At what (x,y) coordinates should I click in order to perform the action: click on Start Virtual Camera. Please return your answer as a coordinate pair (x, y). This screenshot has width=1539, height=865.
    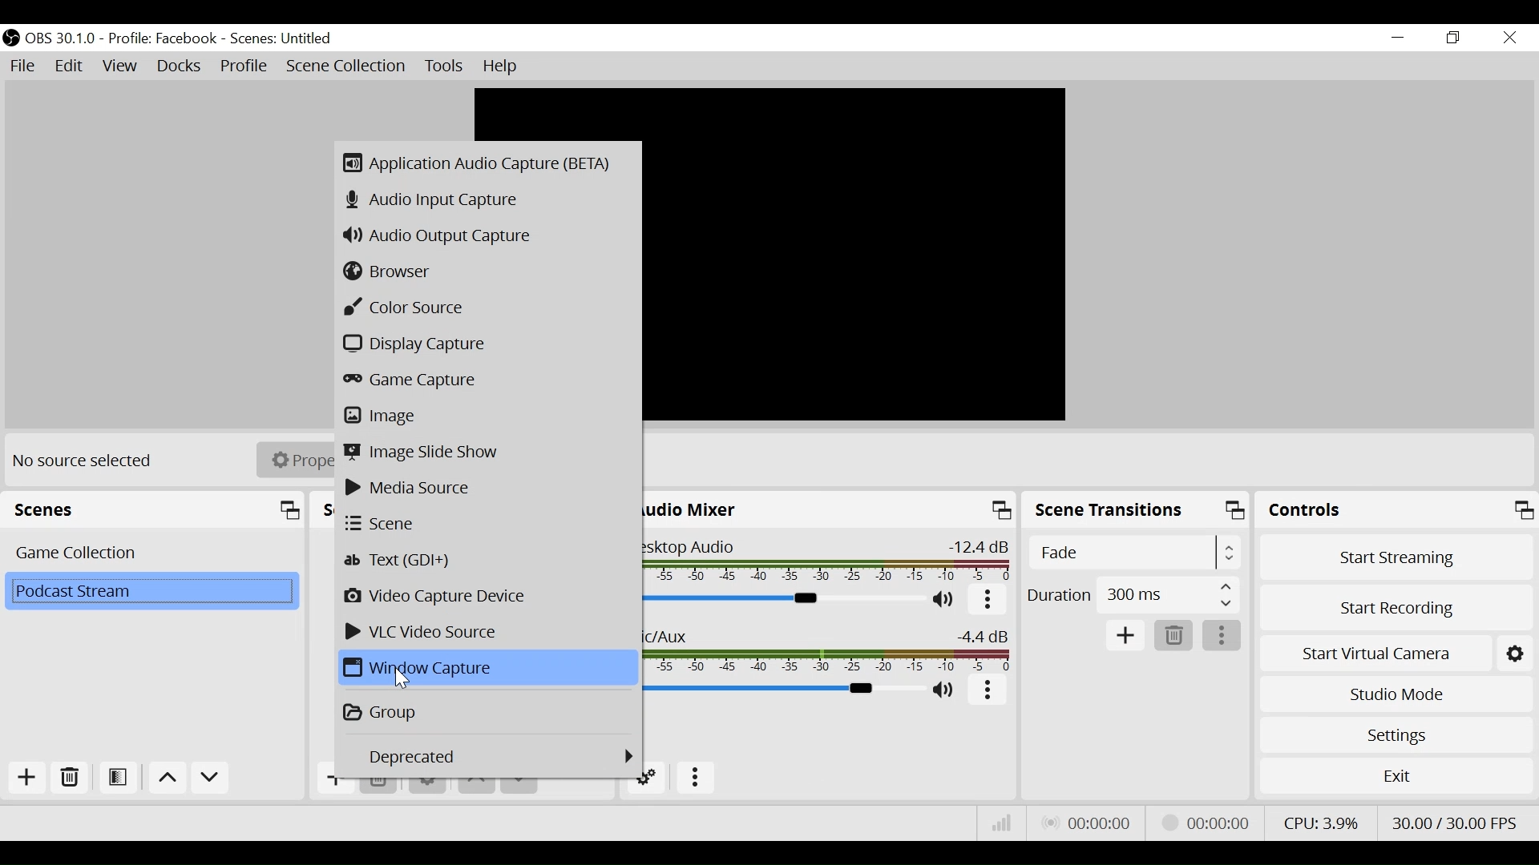
    Looking at the image, I should click on (1393, 653).